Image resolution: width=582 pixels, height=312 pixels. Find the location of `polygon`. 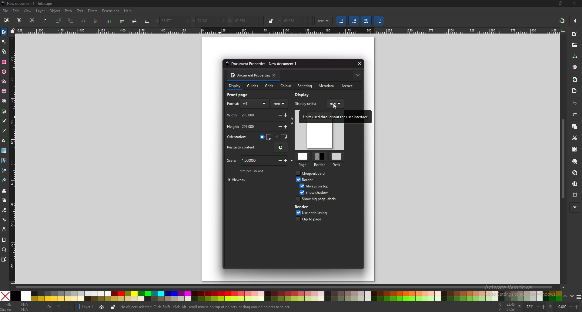

polygon is located at coordinates (4, 81).